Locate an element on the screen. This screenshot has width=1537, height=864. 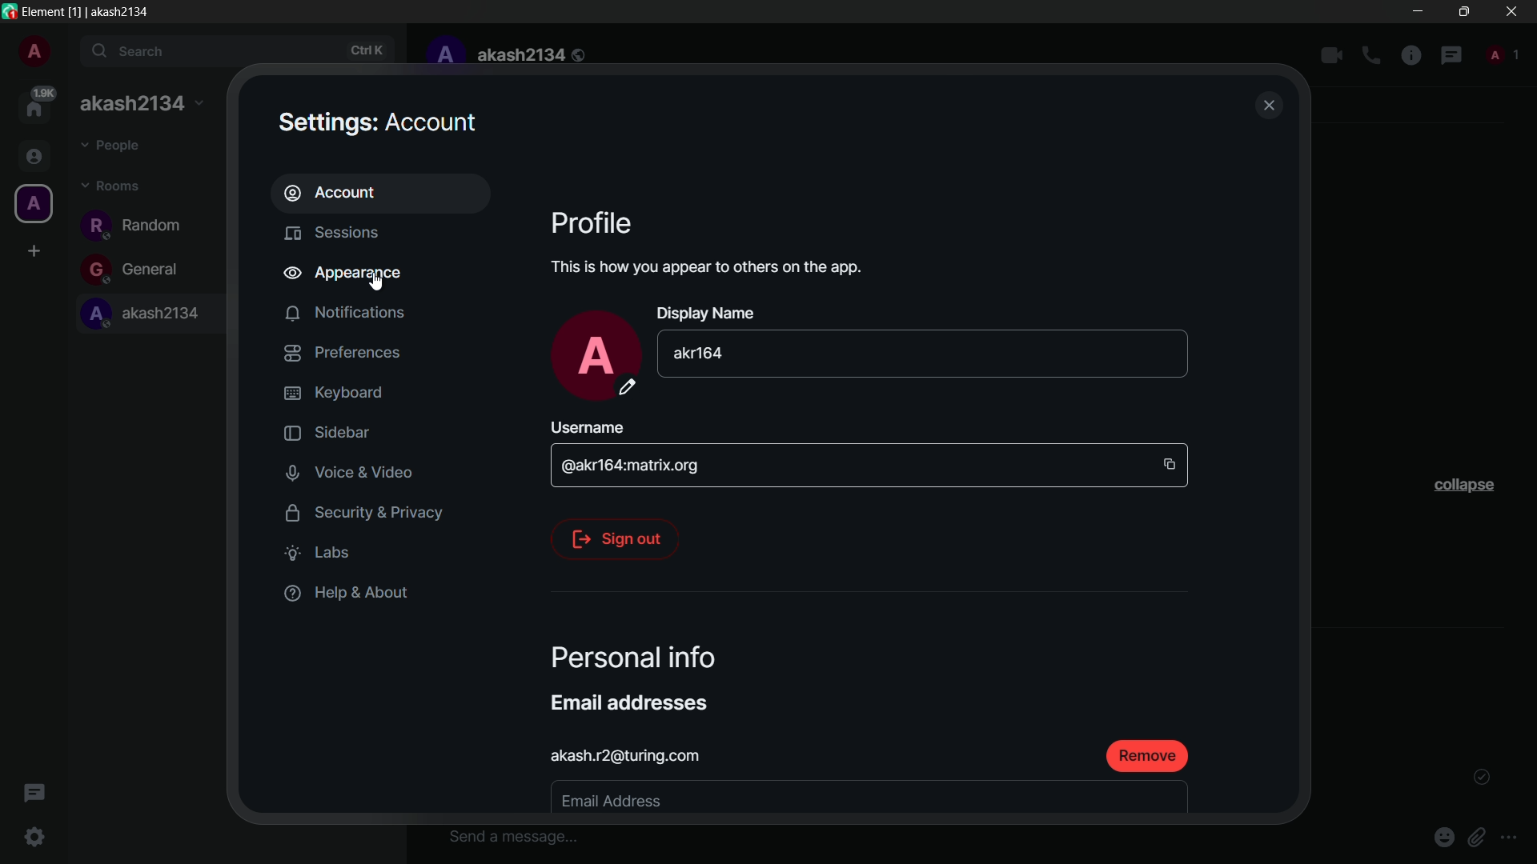
emoji is located at coordinates (1447, 836).